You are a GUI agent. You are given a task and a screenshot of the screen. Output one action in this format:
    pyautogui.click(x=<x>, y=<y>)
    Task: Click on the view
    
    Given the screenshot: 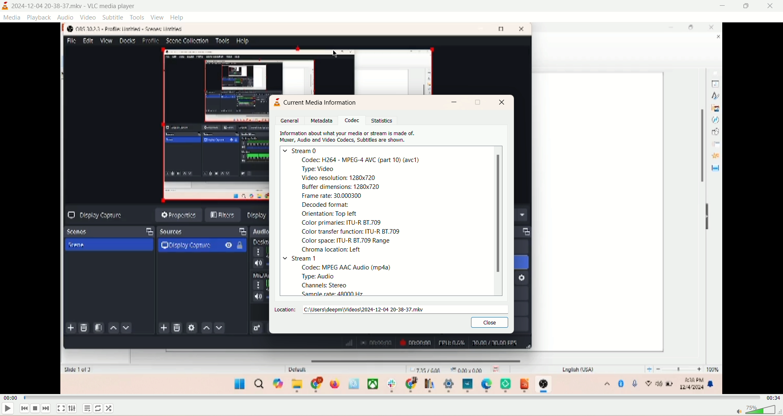 What is the action you would take?
    pyautogui.click(x=157, y=18)
    